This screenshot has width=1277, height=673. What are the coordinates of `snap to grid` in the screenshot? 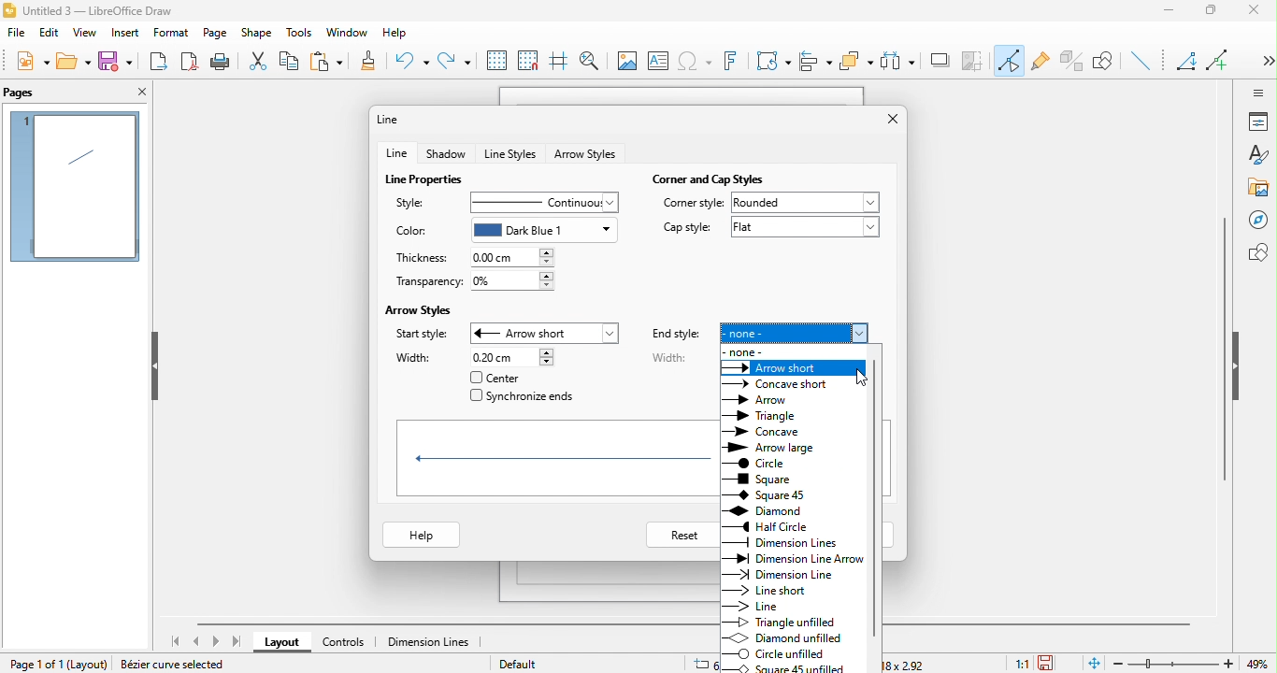 It's located at (527, 61).